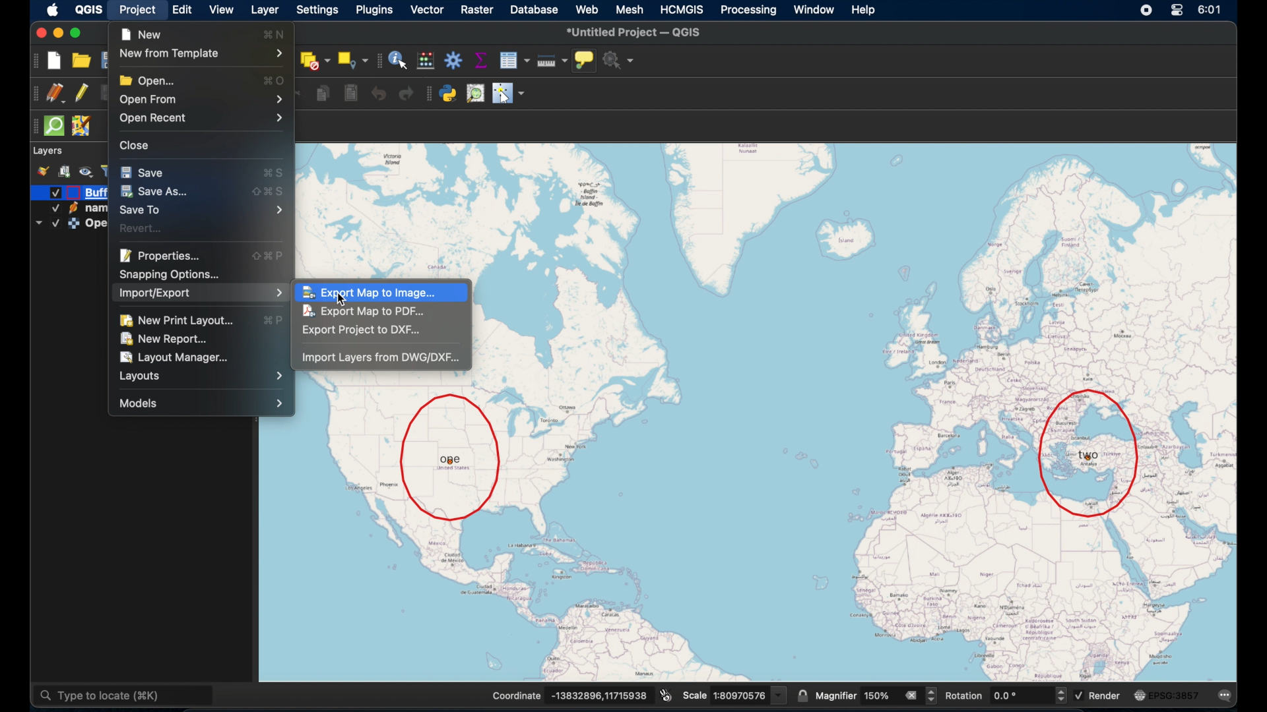 The width and height of the screenshot is (1267, 712). What do you see at coordinates (271, 256) in the screenshot?
I see `shift command P` at bounding box center [271, 256].